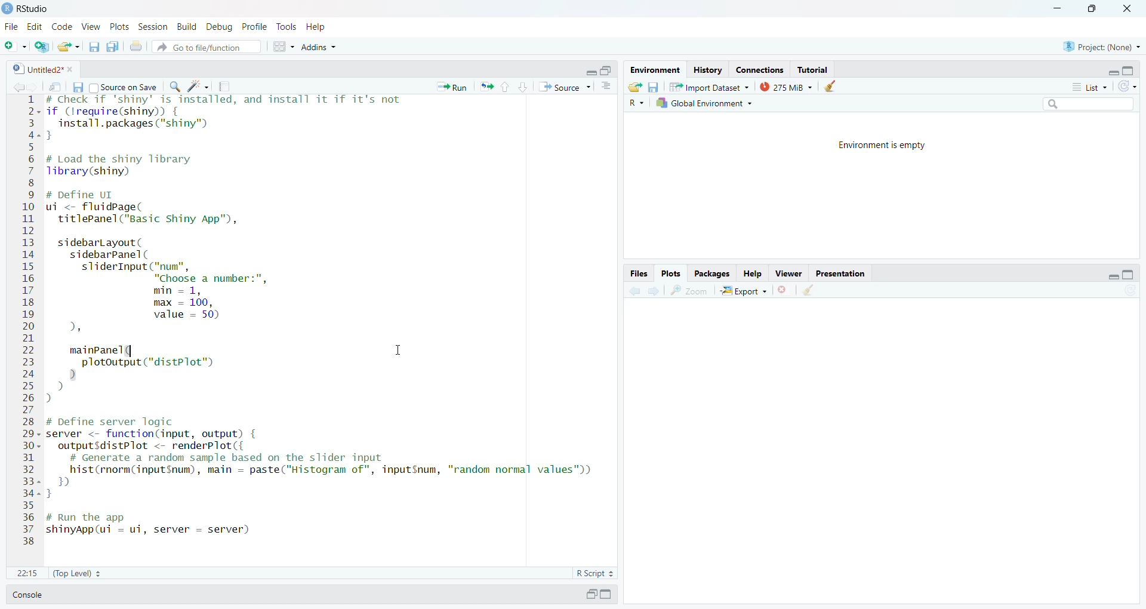 This screenshot has height=609, width=1146. I want to click on # Define server logicserver <- function(input, output) {outputSdistPlot <- renderPlot({# Generate a random sample based on the slider inputhist(rnorm(input$num), main = paste("Histogram of", inputSnum, "random normal values"))}, so click(320, 457).